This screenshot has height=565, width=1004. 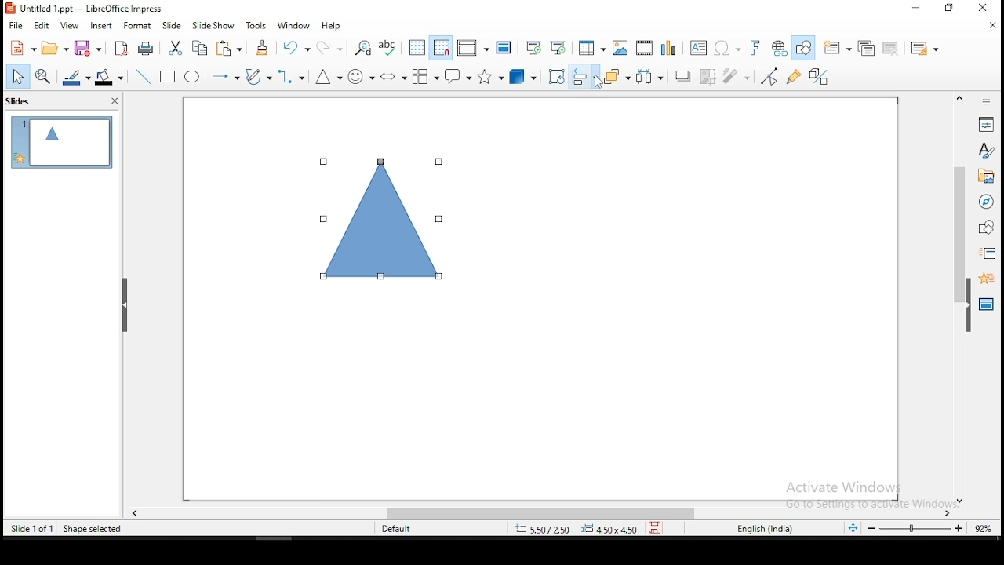 What do you see at coordinates (213, 25) in the screenshot?
I see `slide show` at bounding box center [213, 25].